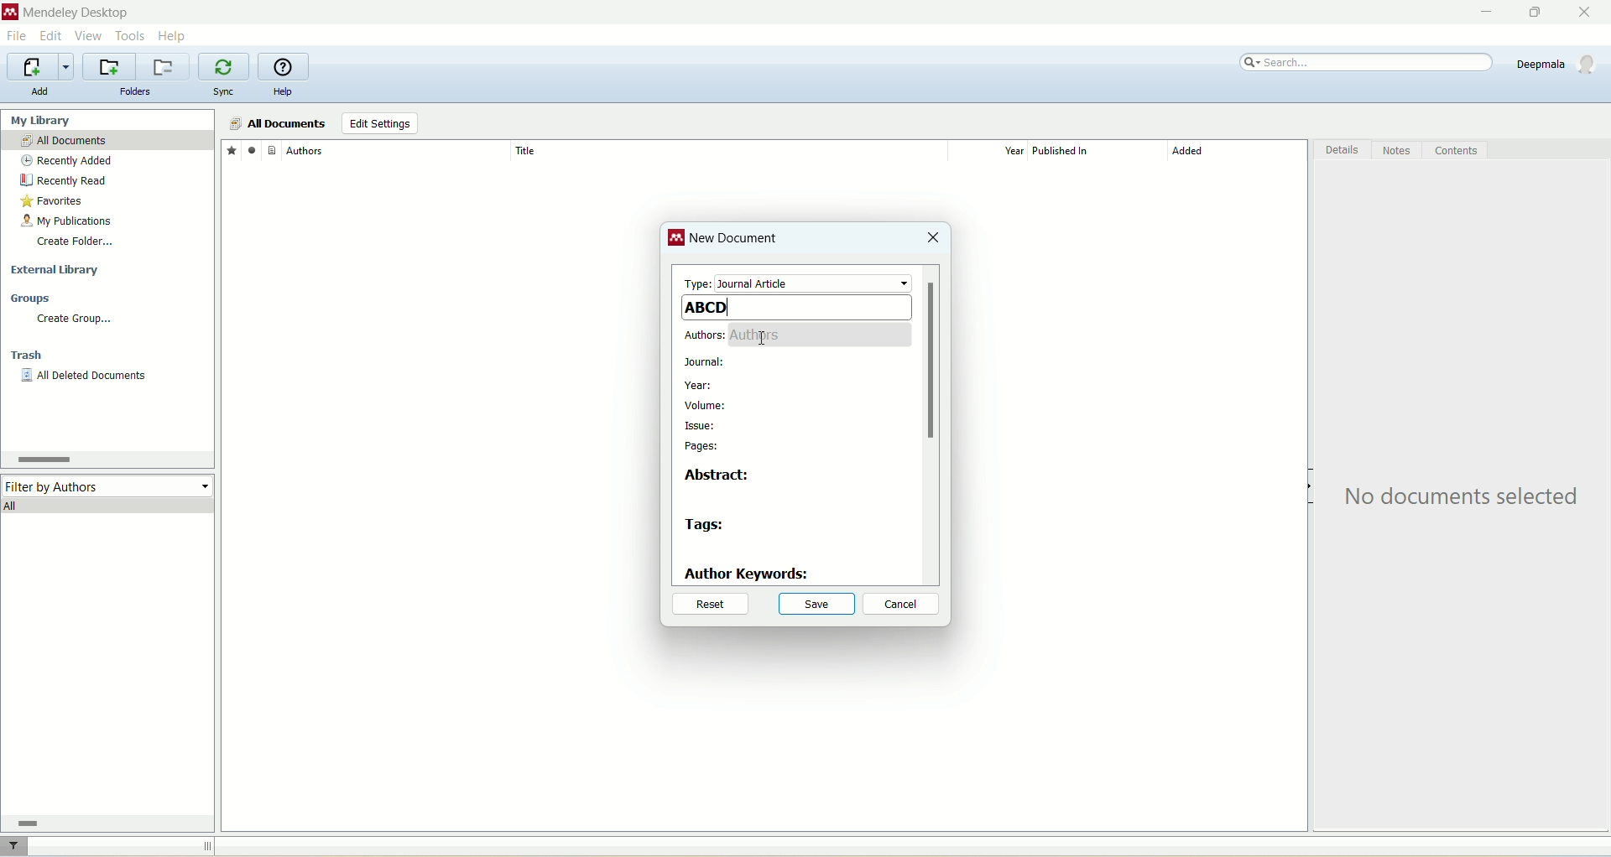 The height and width of the screenshot is (857, 1611). I want to click on abstract, so click(722, 475).